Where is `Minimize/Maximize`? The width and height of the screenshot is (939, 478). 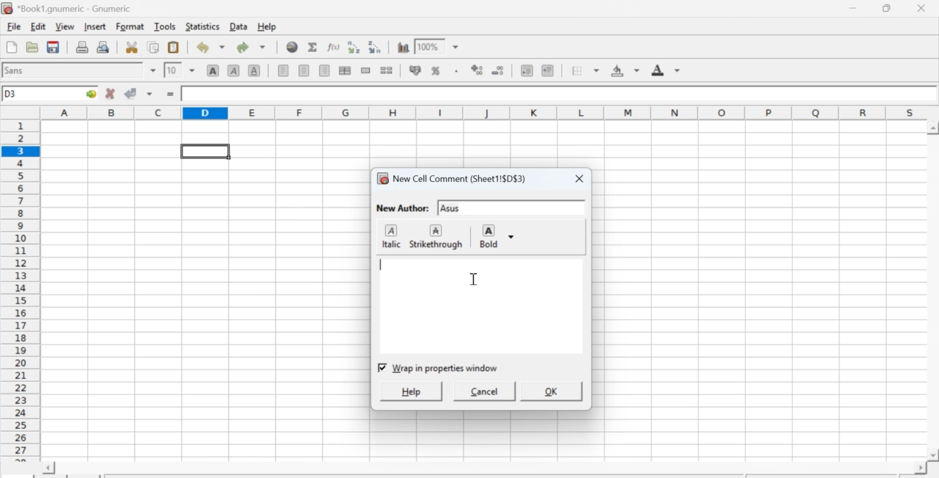
Minimize/Maximize is located at coordinates (888, 9).